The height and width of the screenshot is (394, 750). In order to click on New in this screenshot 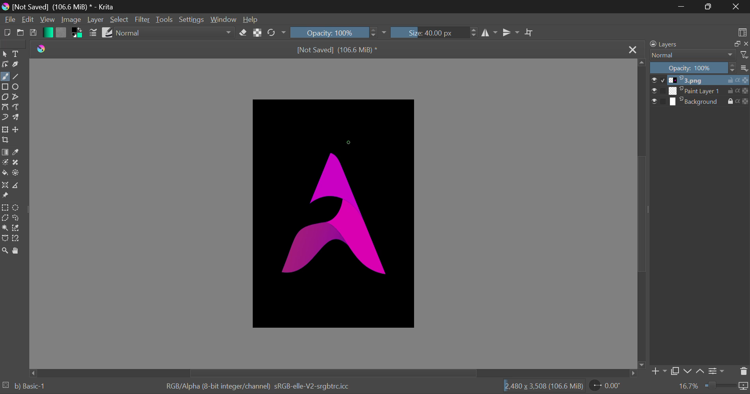, I will do `click(7, 34)`.